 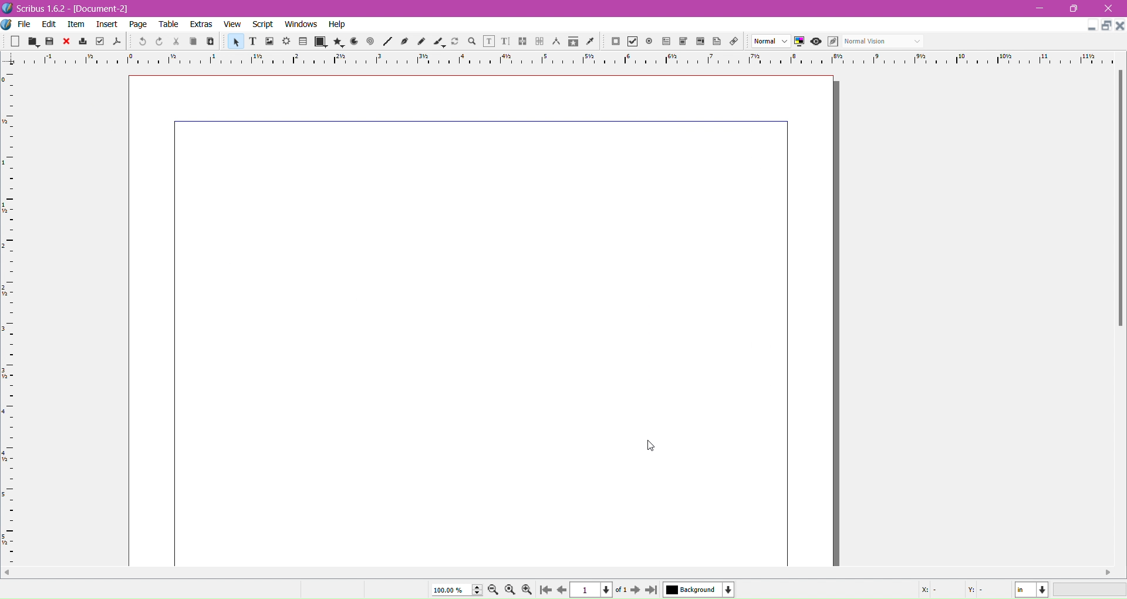 I want to click on icon, so click(x=163, y=41).